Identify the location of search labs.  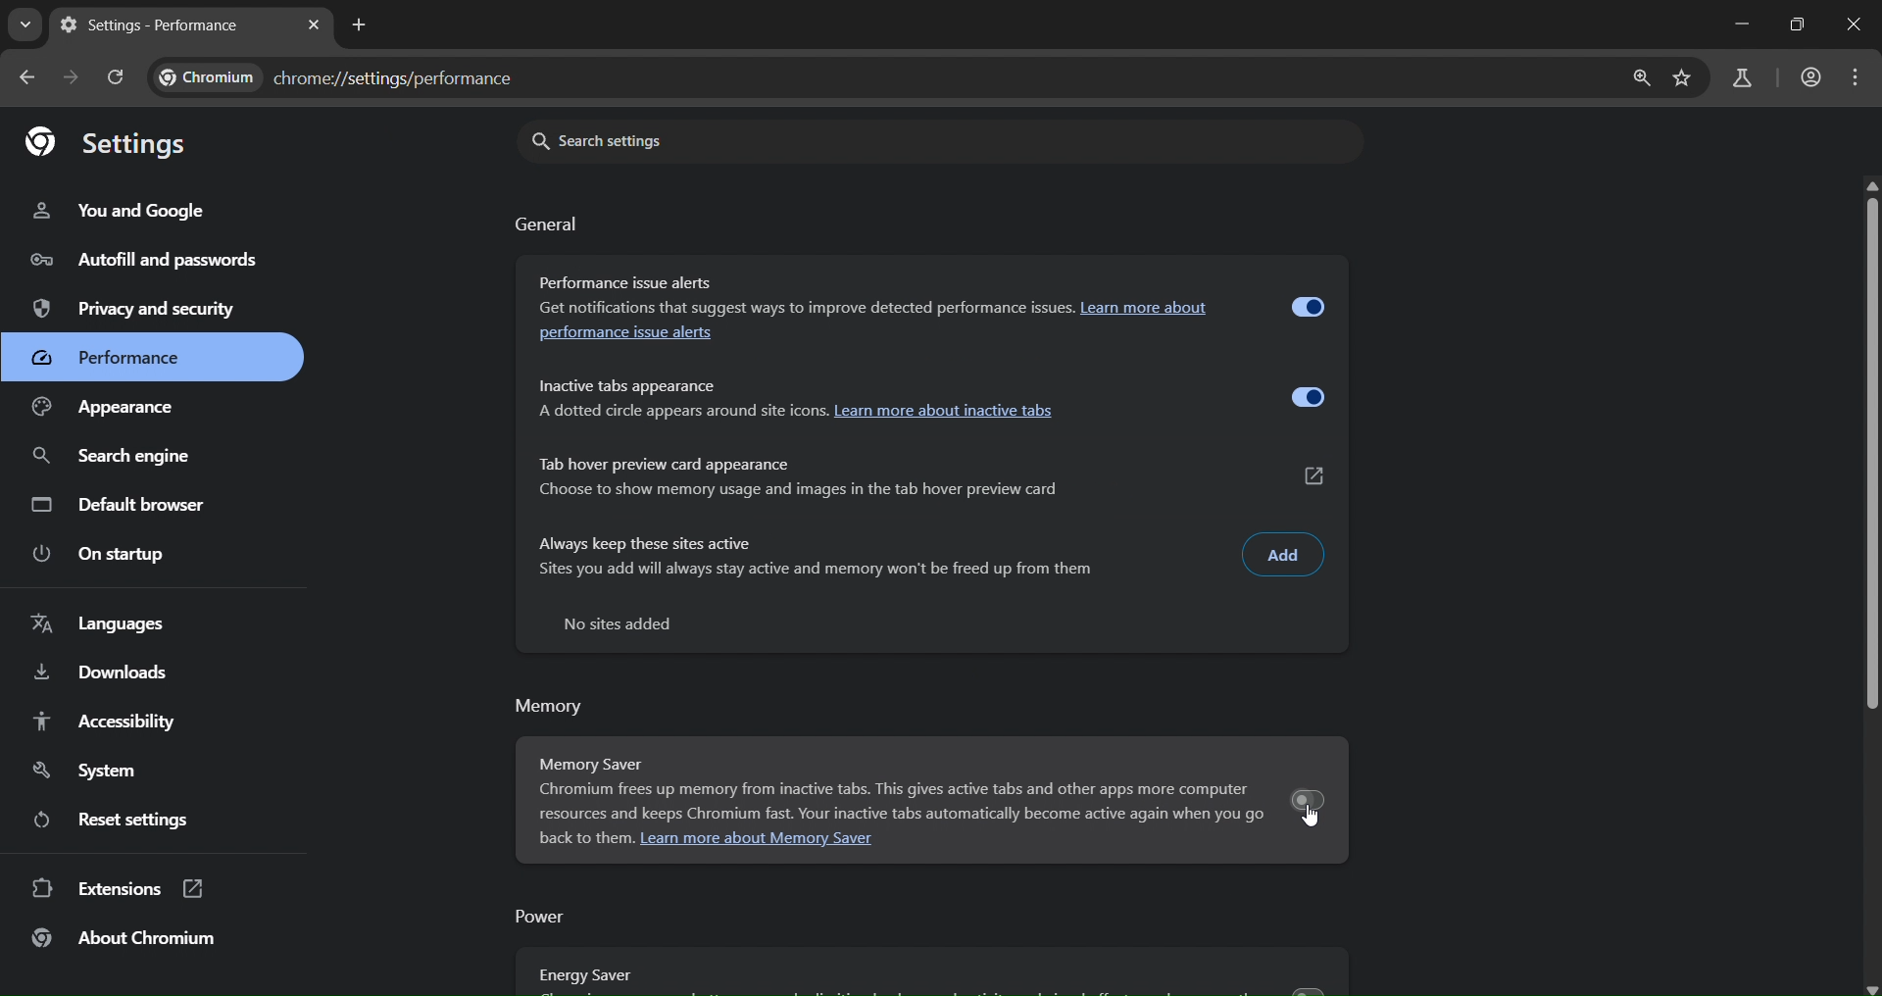
(1738, 79).